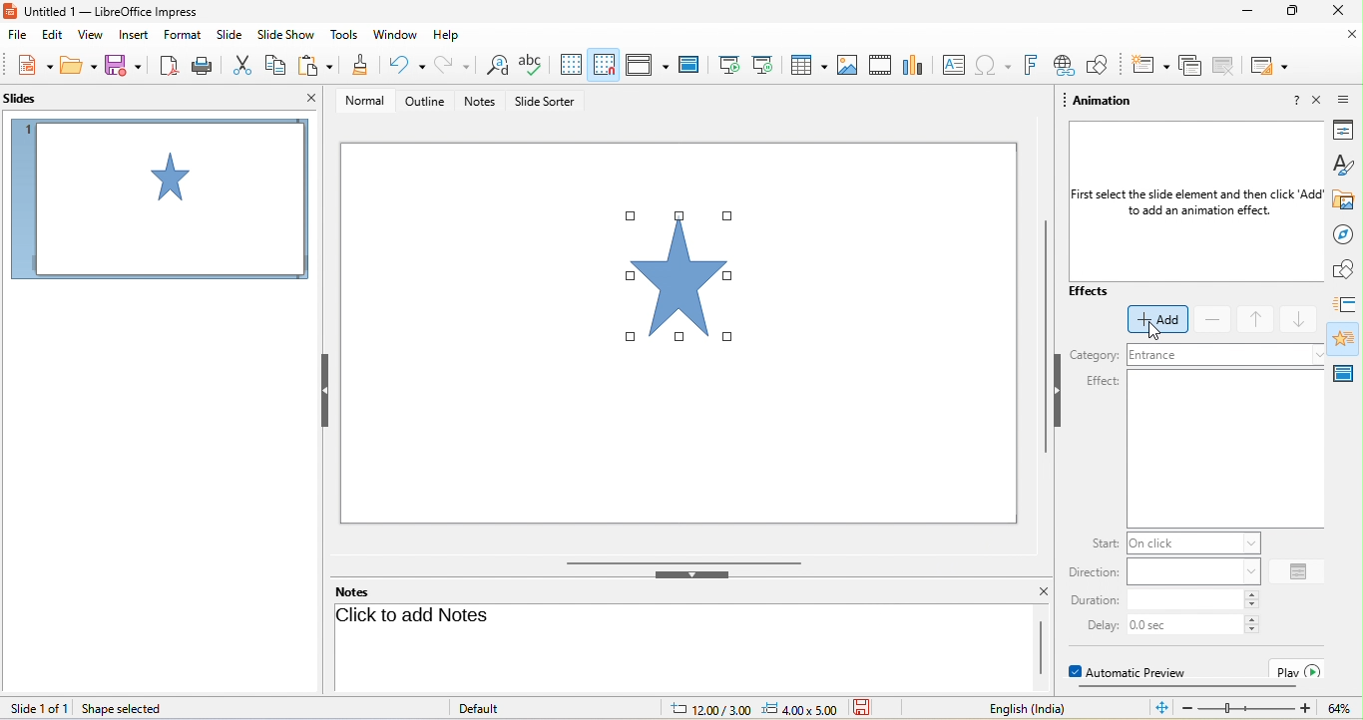 This screenshot has height=720, width=1363. What do you see at coordinates (1348, 130) in the screenshot?
I see `properties` at bounding box center [1348, 130].